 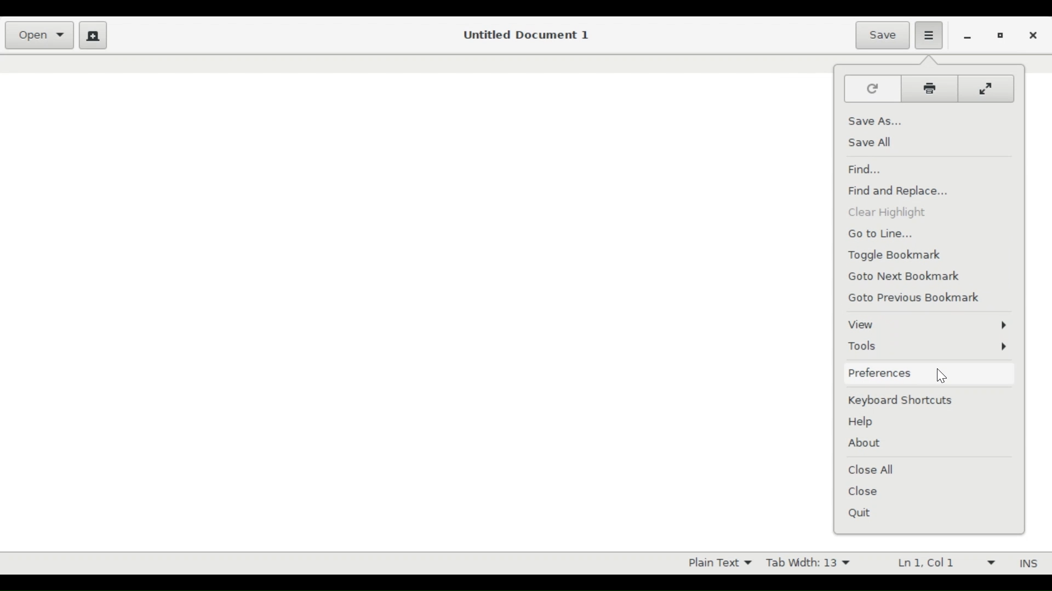 What do you see at coordinates (1026, 563) in the screenshot?
I see `INS` at bounding box center [1026, 563].